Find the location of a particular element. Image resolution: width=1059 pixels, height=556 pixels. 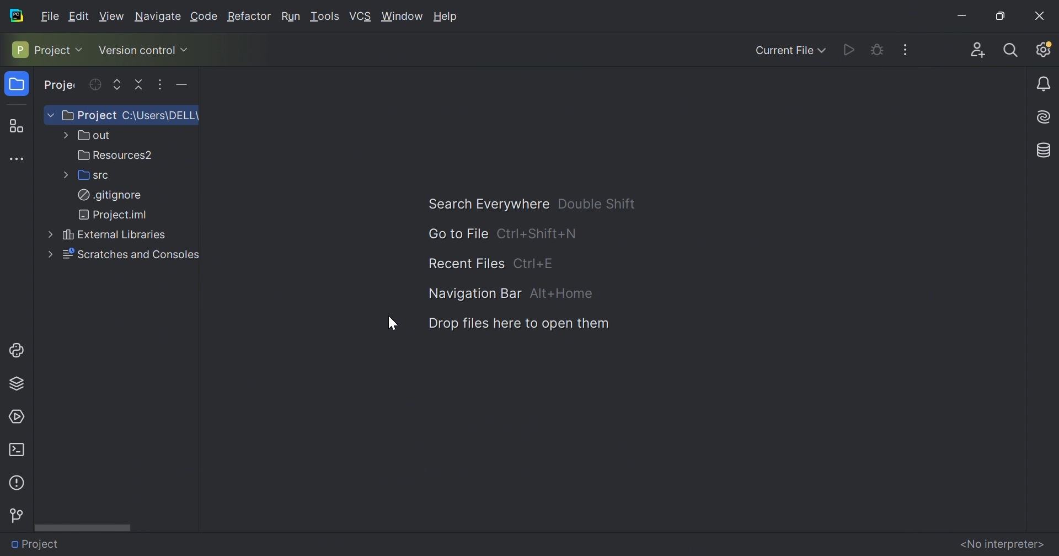

Python packages is located at coordinates (20, 382).